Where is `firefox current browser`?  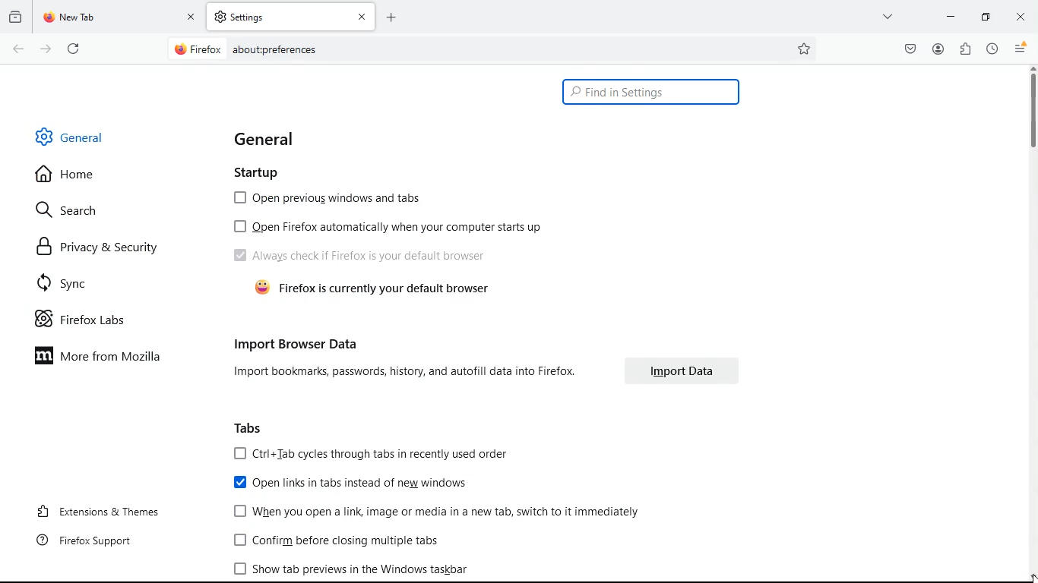
firefox current browser is located at coordinates (372, 290).